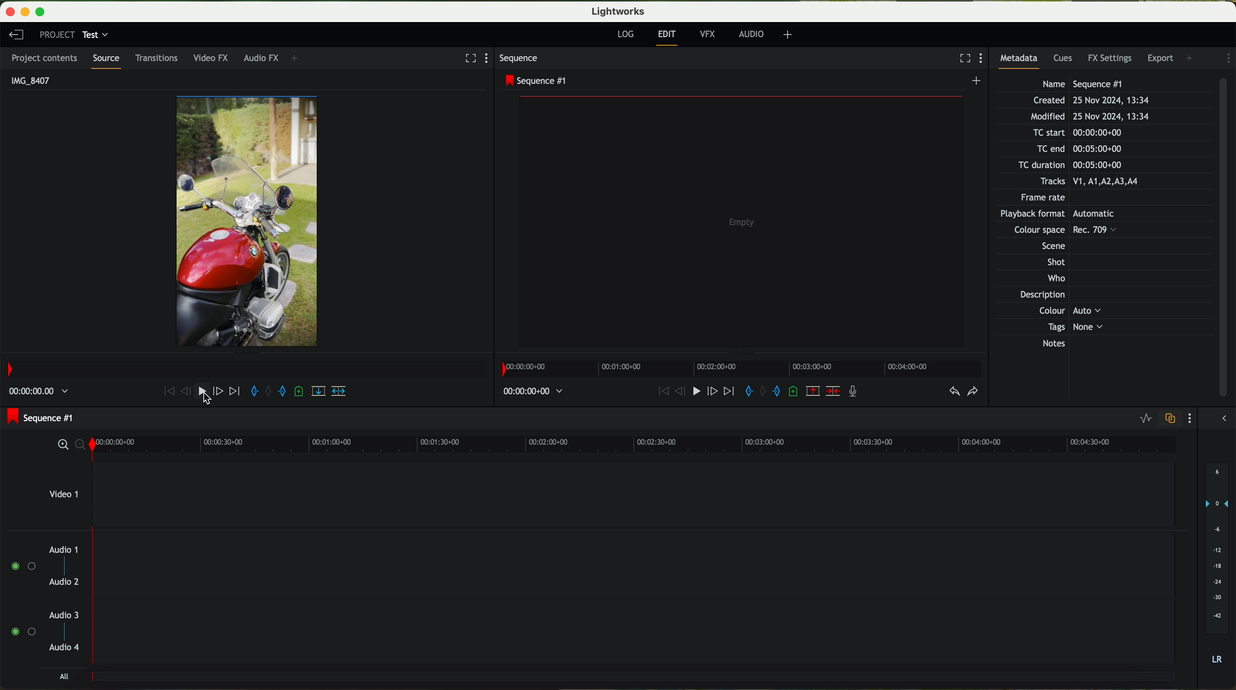  I want to click on audio 4, so click(65, 650).